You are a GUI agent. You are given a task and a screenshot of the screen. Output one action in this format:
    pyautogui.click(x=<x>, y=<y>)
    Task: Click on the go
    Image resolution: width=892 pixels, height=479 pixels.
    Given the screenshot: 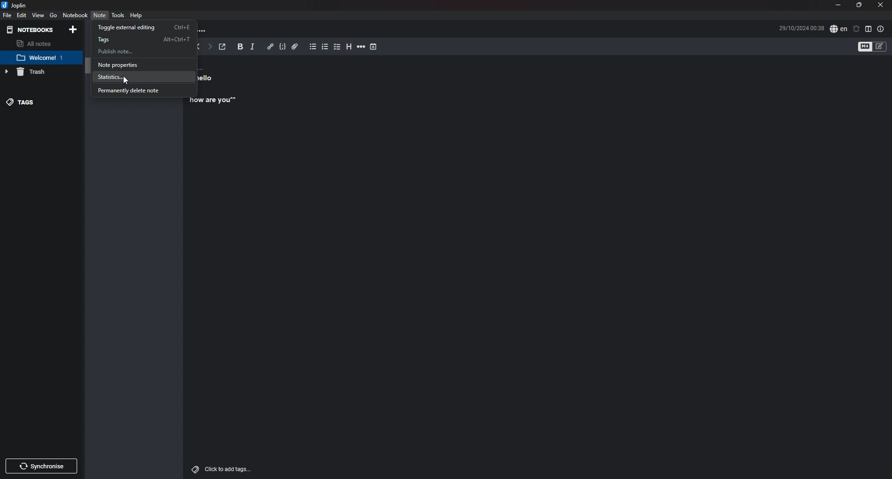 What is the action you would take?
    pyautogui.click(x=53, y=16)
    